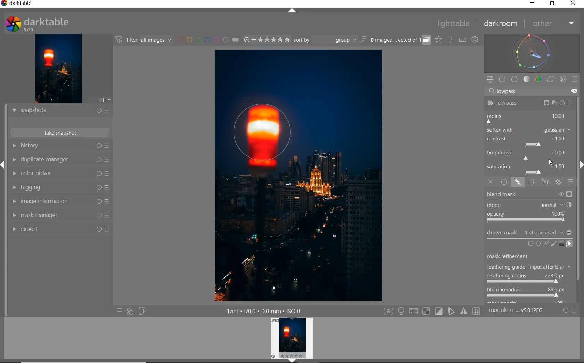  Describe the element at coordinates (538, 80) in the screenshot. I see `COLOR` at that location.